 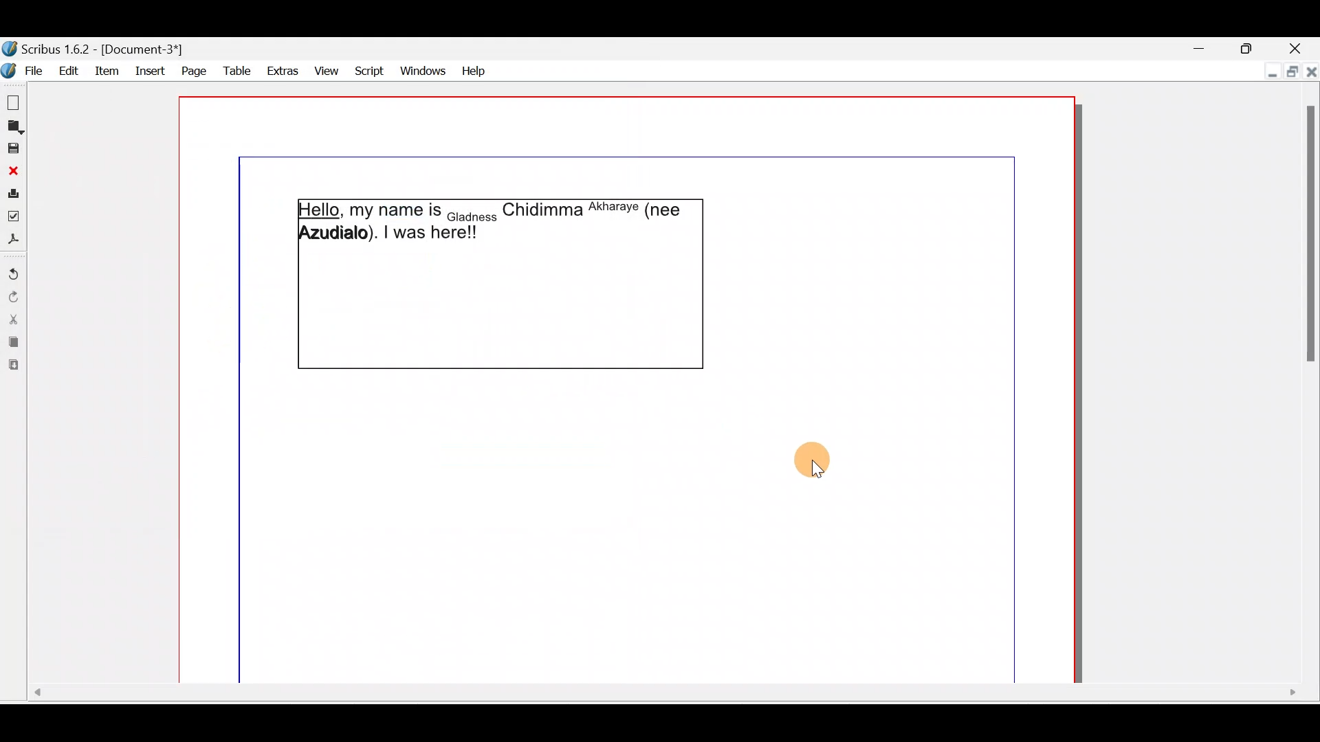 I want to click on my name is, so click(x=393, y=210).